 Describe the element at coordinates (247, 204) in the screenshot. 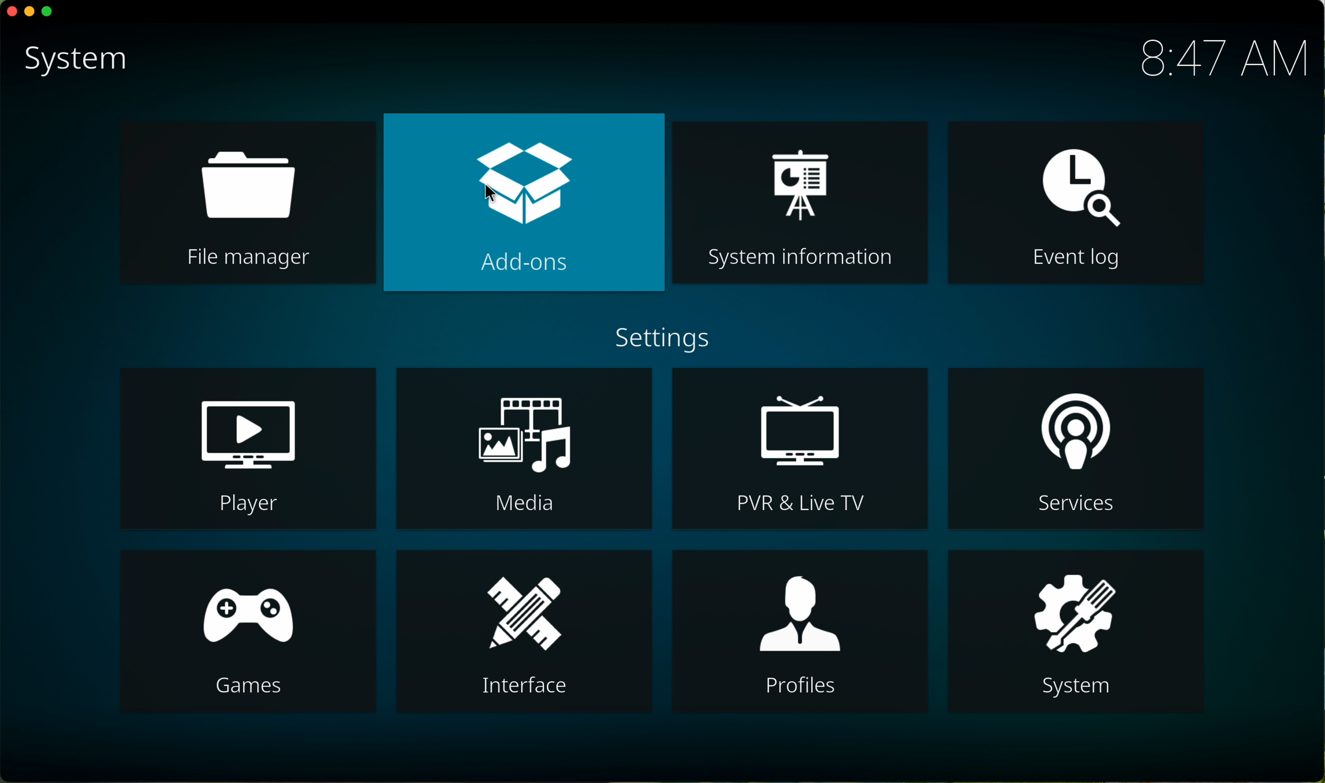

I see `file manager` at that location.